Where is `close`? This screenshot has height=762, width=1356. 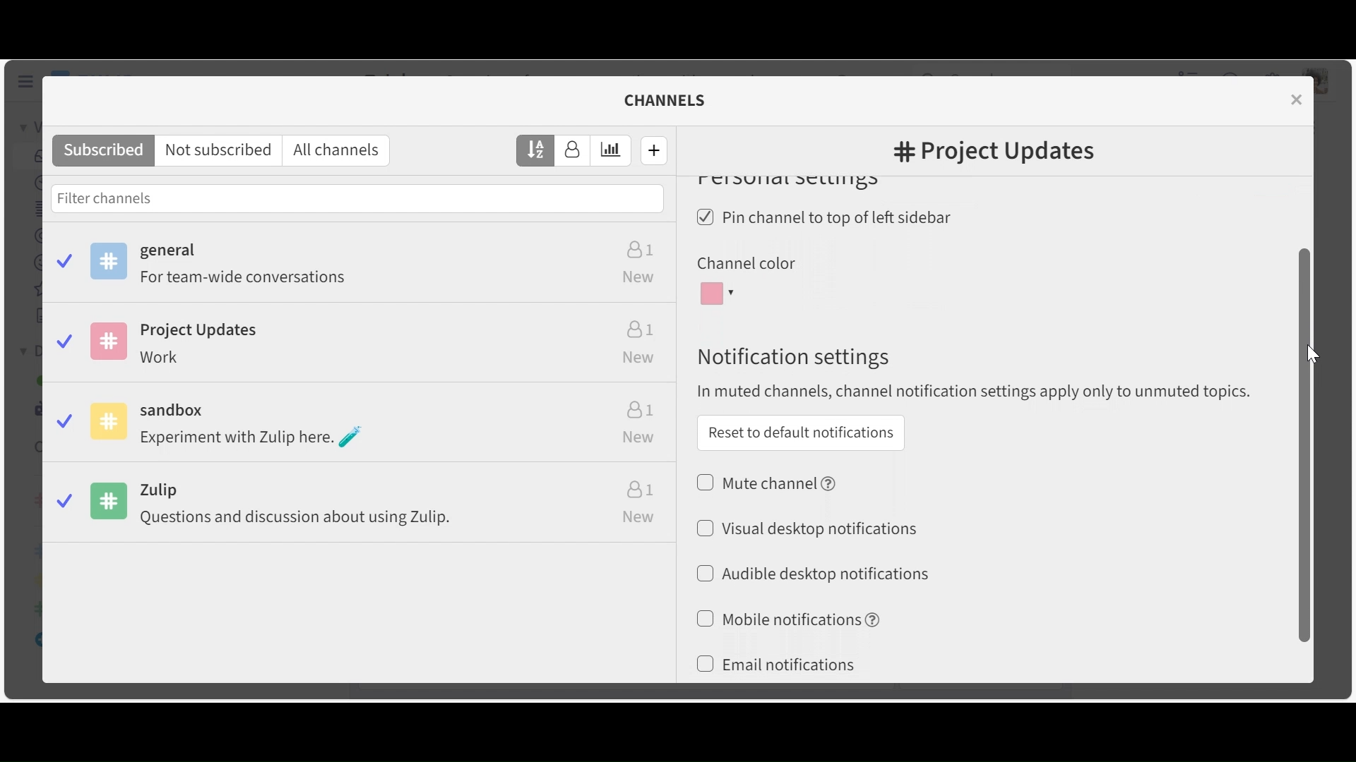 close is located at coordinates (1299, 99).